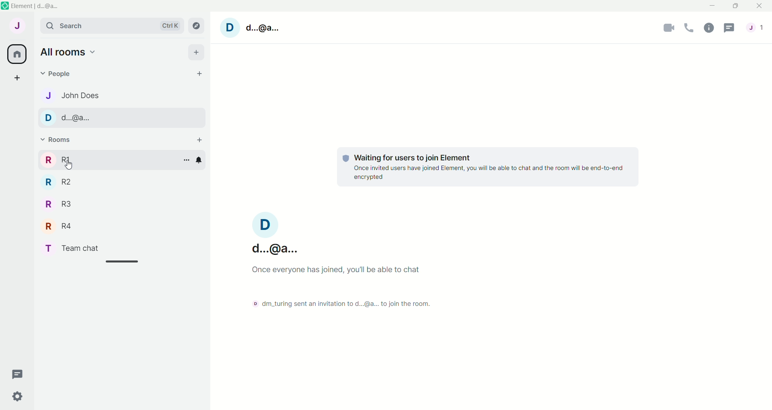  I want to click on logo, so click(5, 6).